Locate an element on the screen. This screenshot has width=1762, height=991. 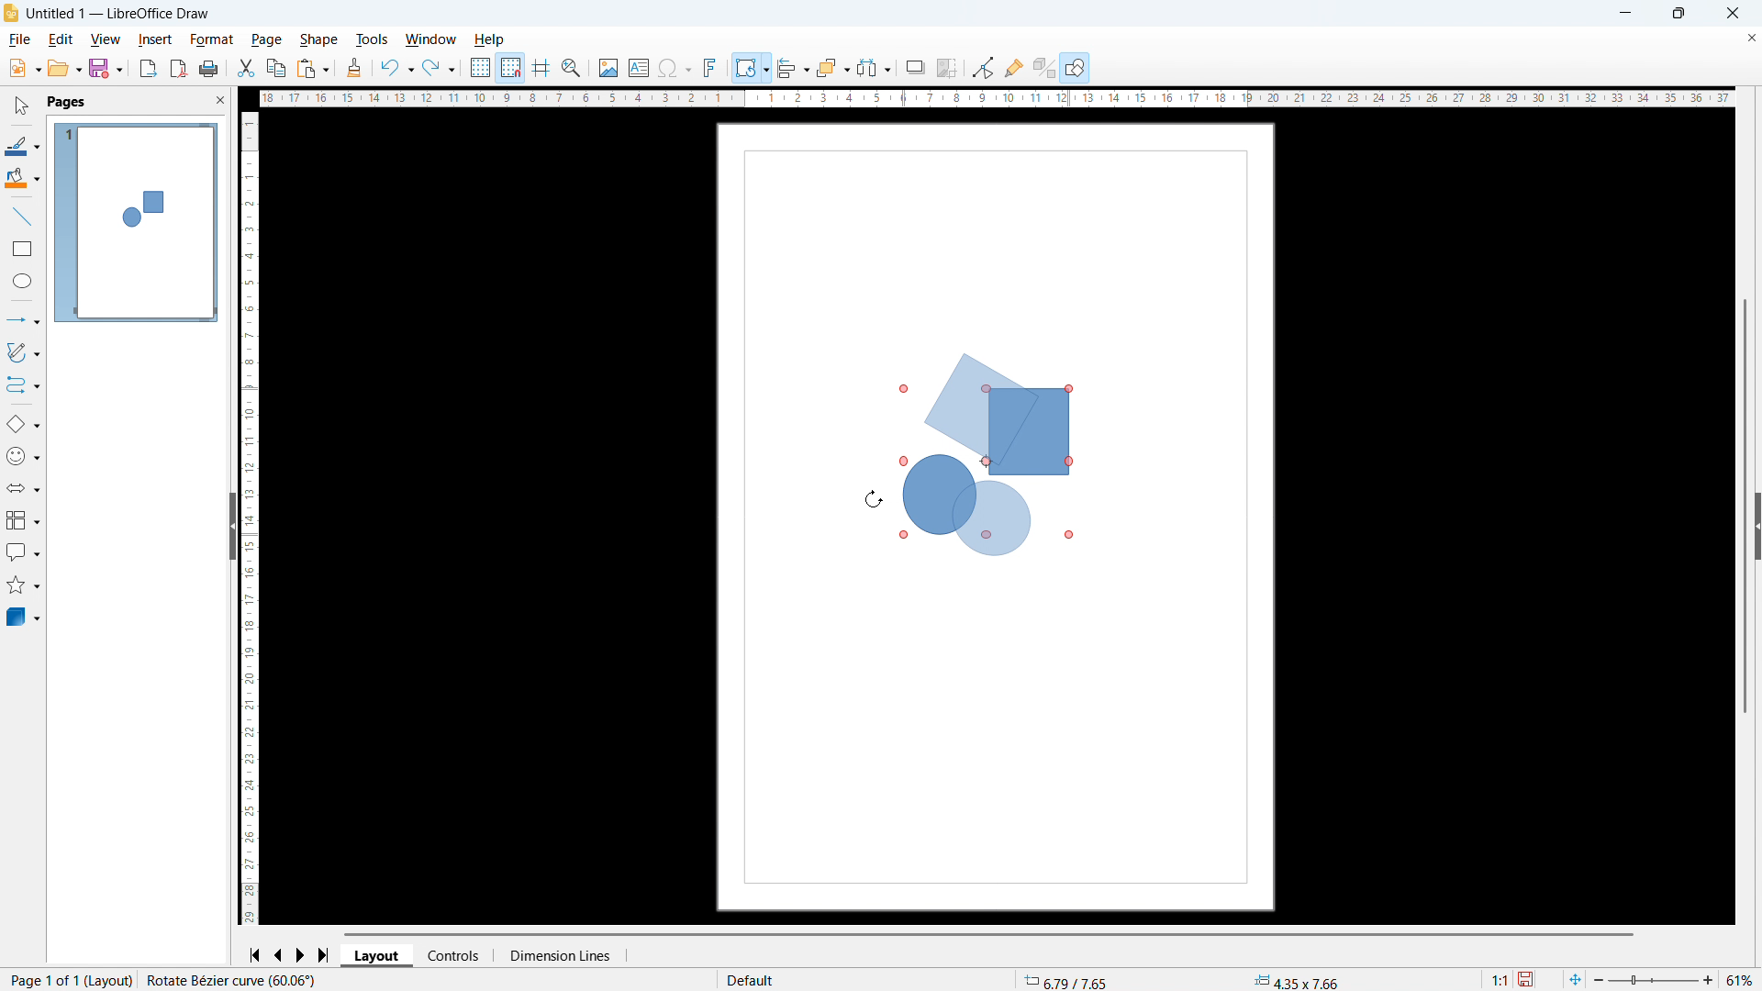
Page display  is located at coordinates (137, 223).